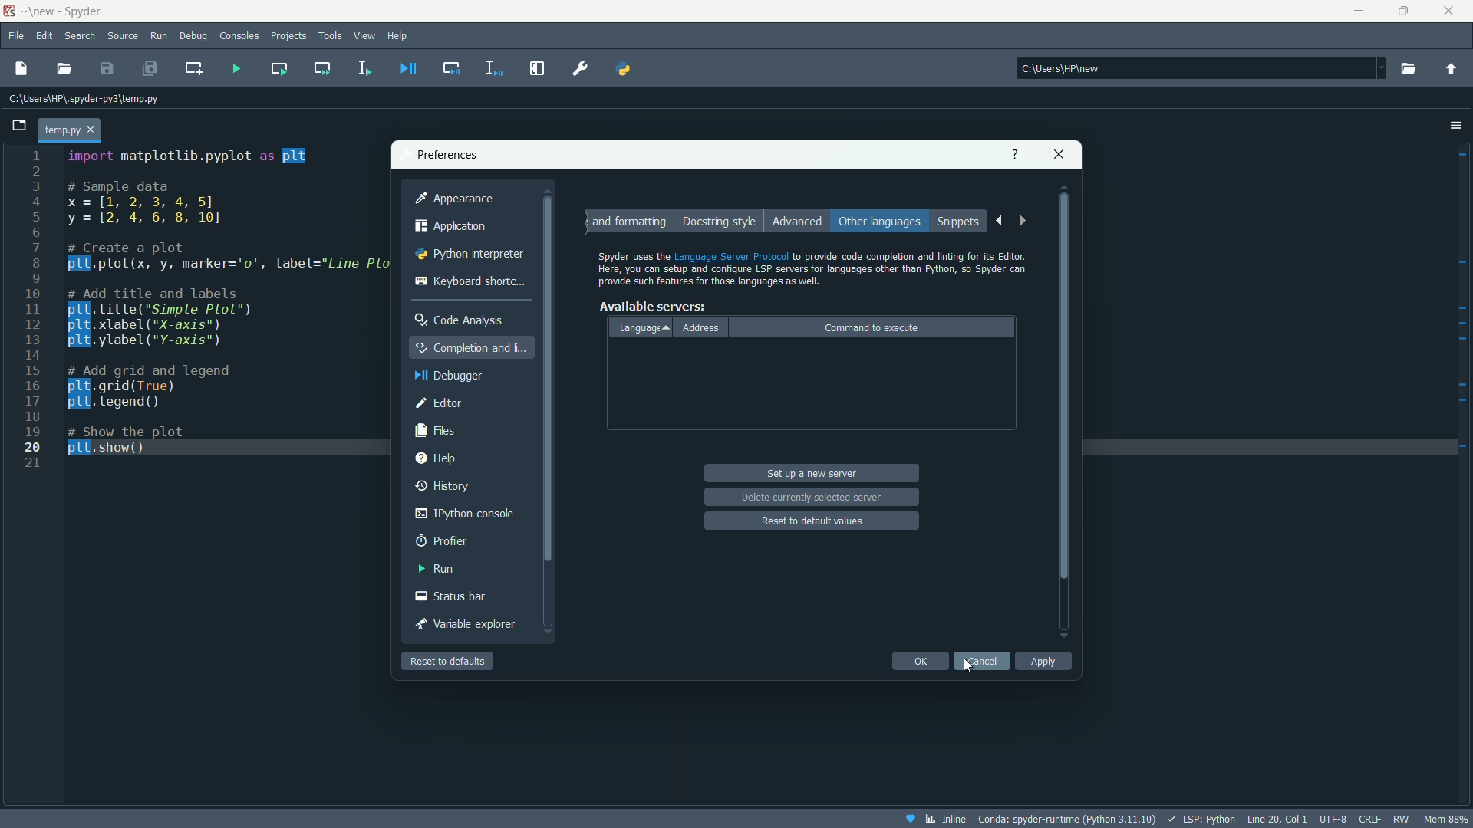  What do you see at coordinates (702, 329) in the screenshot?
I see `address` at bounding box center [702, 329].